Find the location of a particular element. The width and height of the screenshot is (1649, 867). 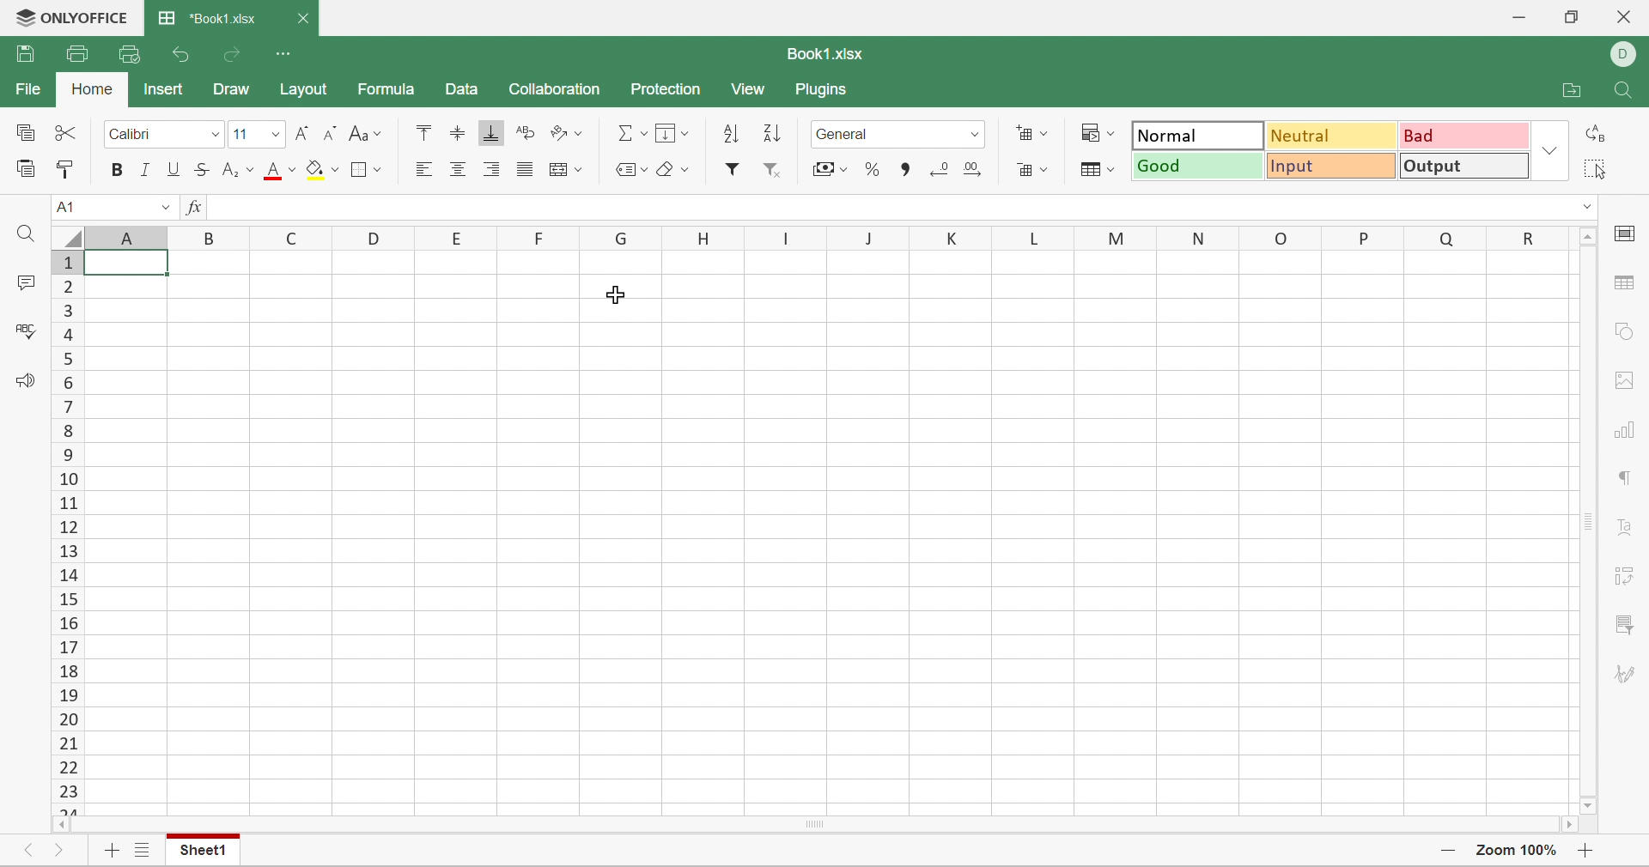

Conditional formatting is located at coordinates (1097, 133).